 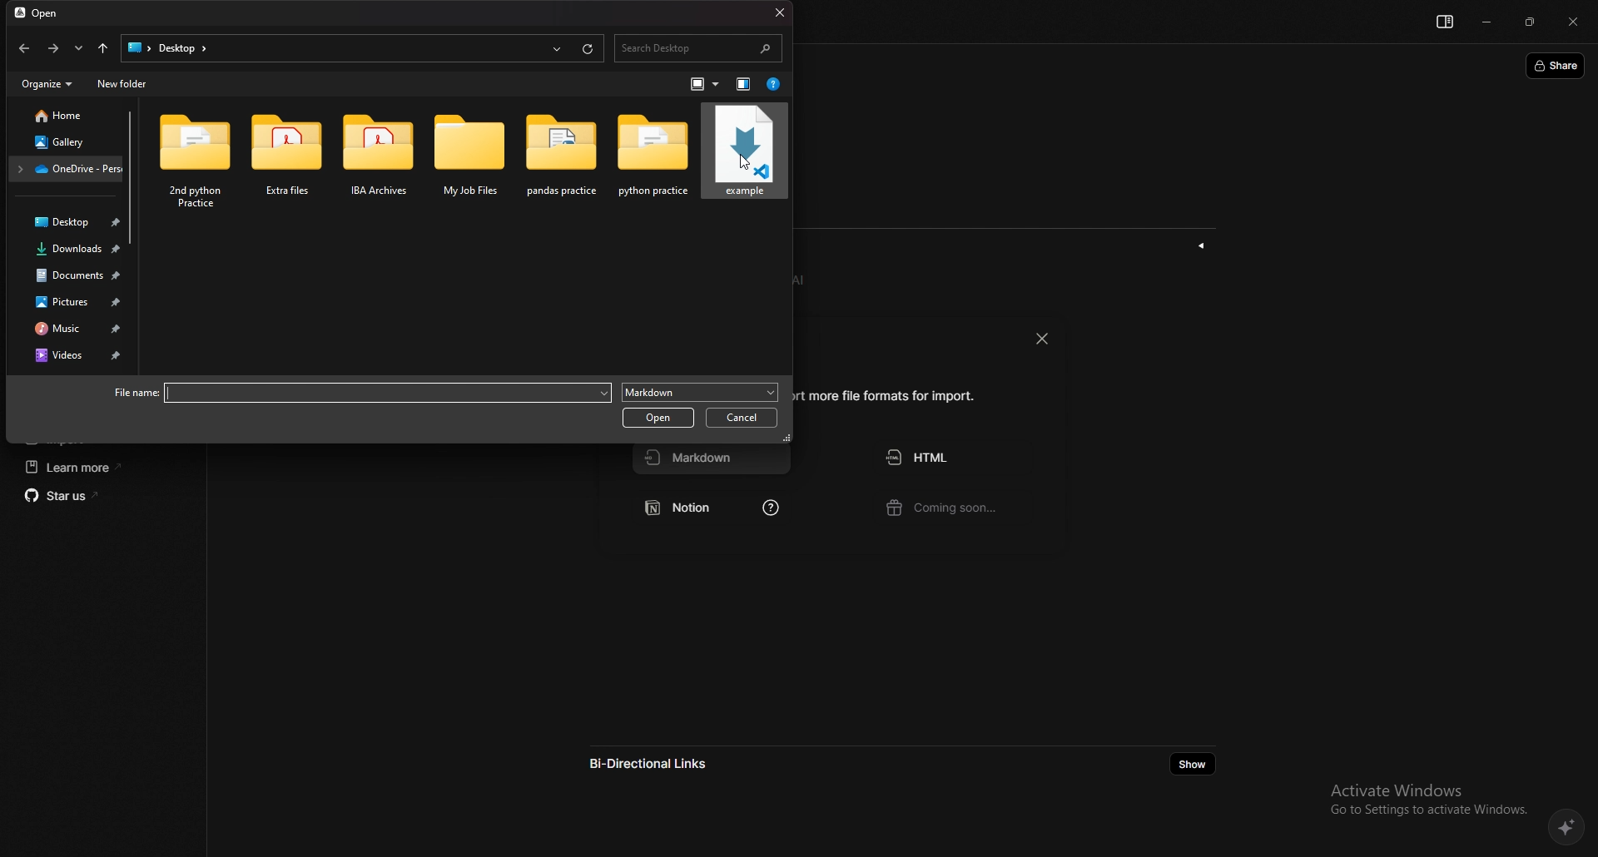 I want to click on music, so click(x=67, y=327).